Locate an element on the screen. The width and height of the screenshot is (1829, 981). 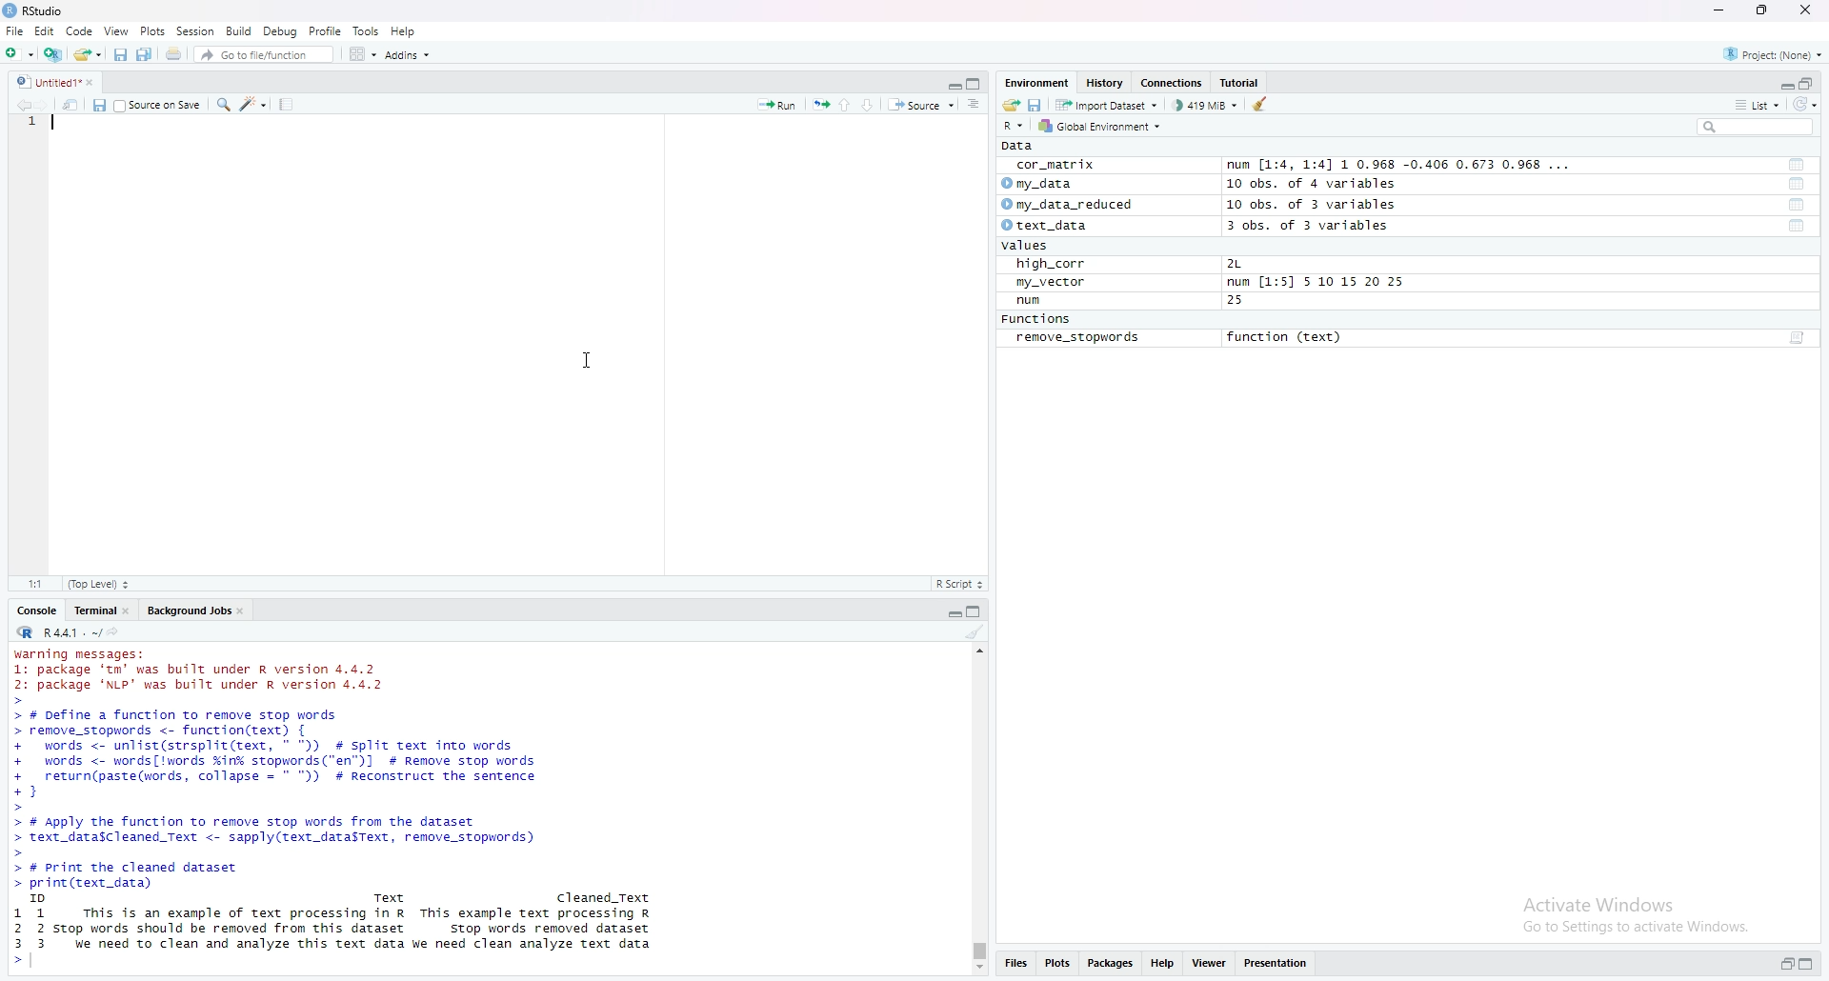
Open is located at coordinates (86, 54).